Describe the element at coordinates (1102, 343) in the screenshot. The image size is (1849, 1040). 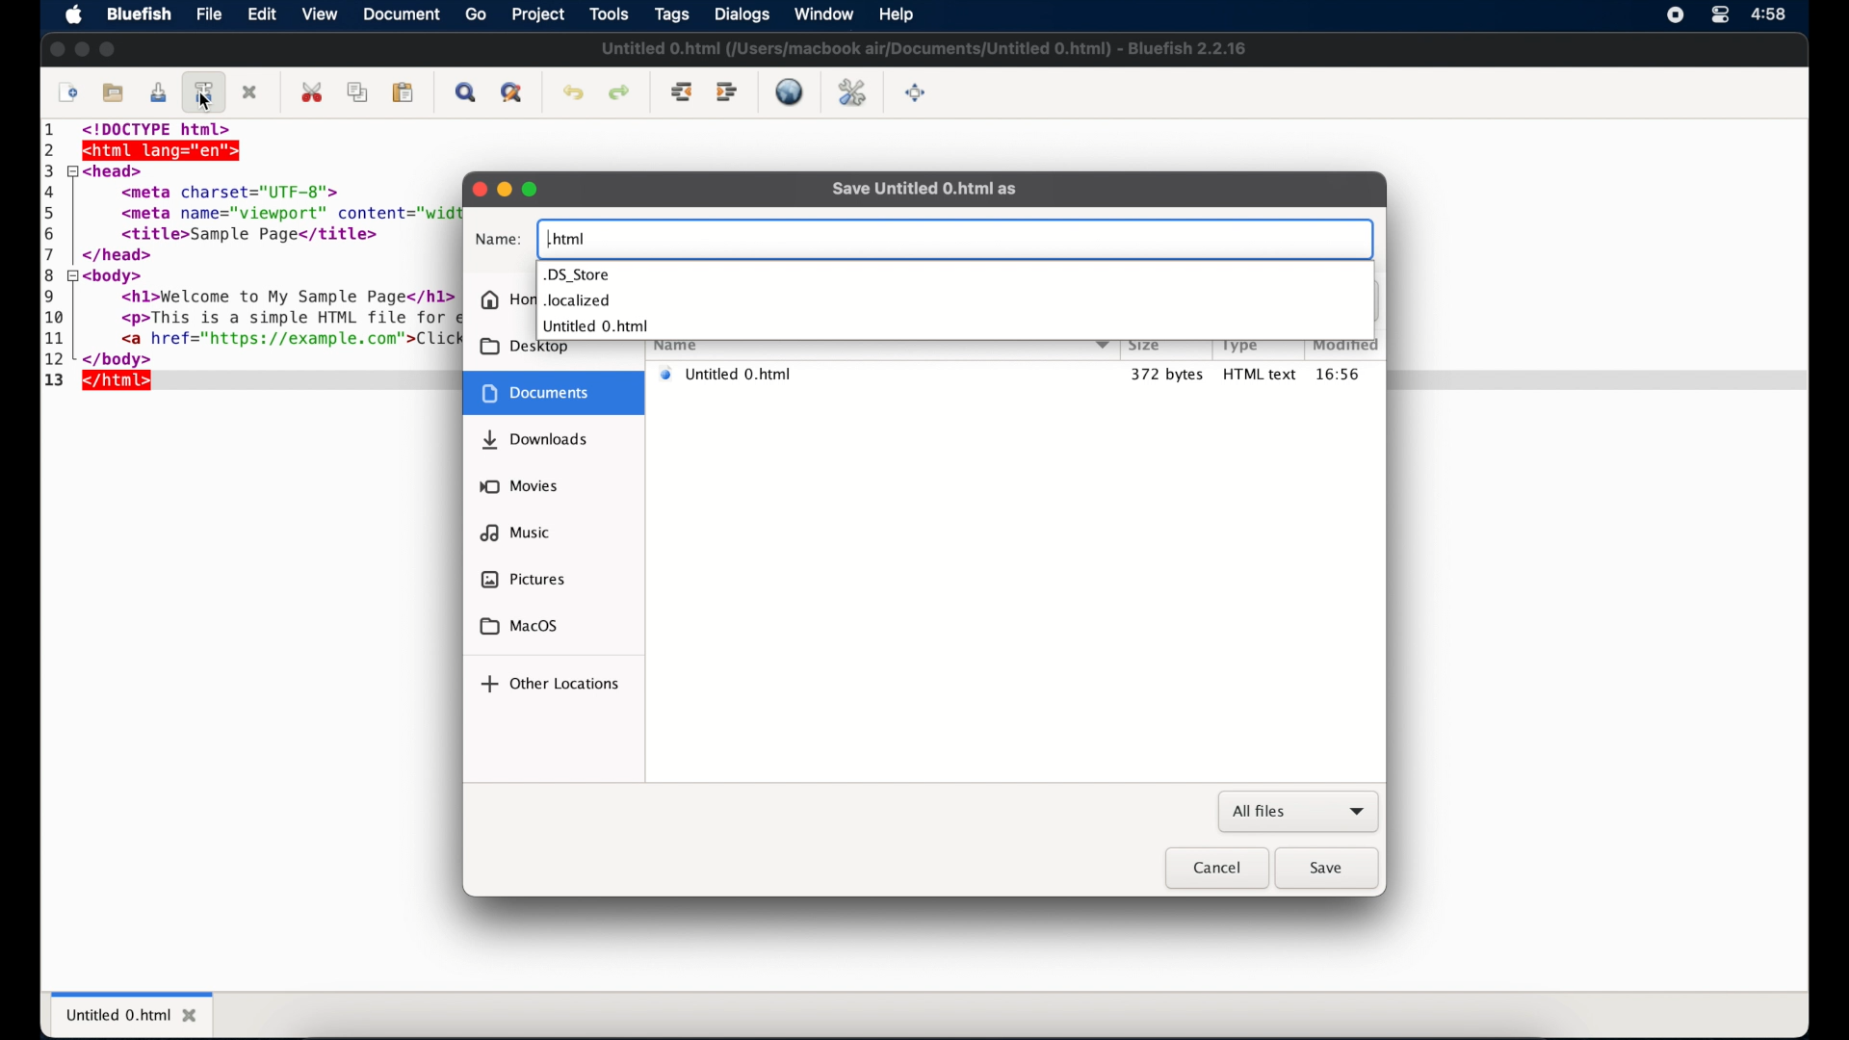
I see `dropdown` at that location.